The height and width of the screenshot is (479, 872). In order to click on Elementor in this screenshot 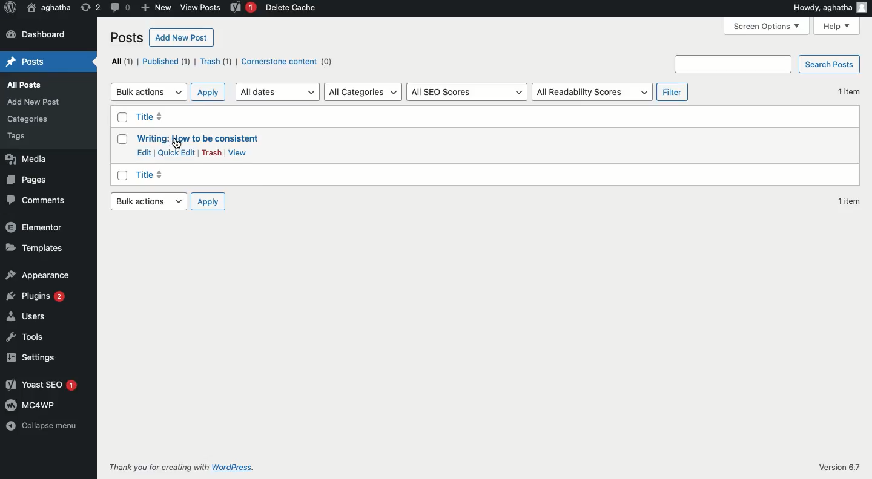, I will do `click(34, 226)`.